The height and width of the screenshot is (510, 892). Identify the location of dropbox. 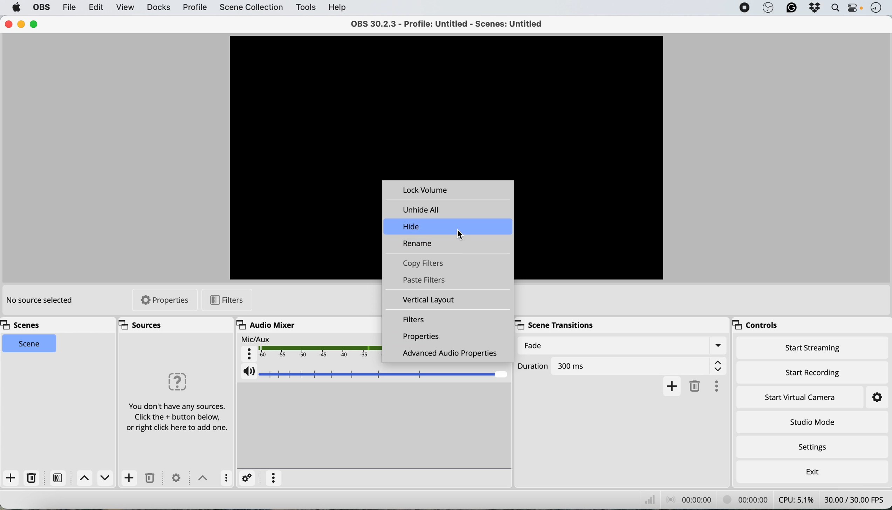
(815, 8).